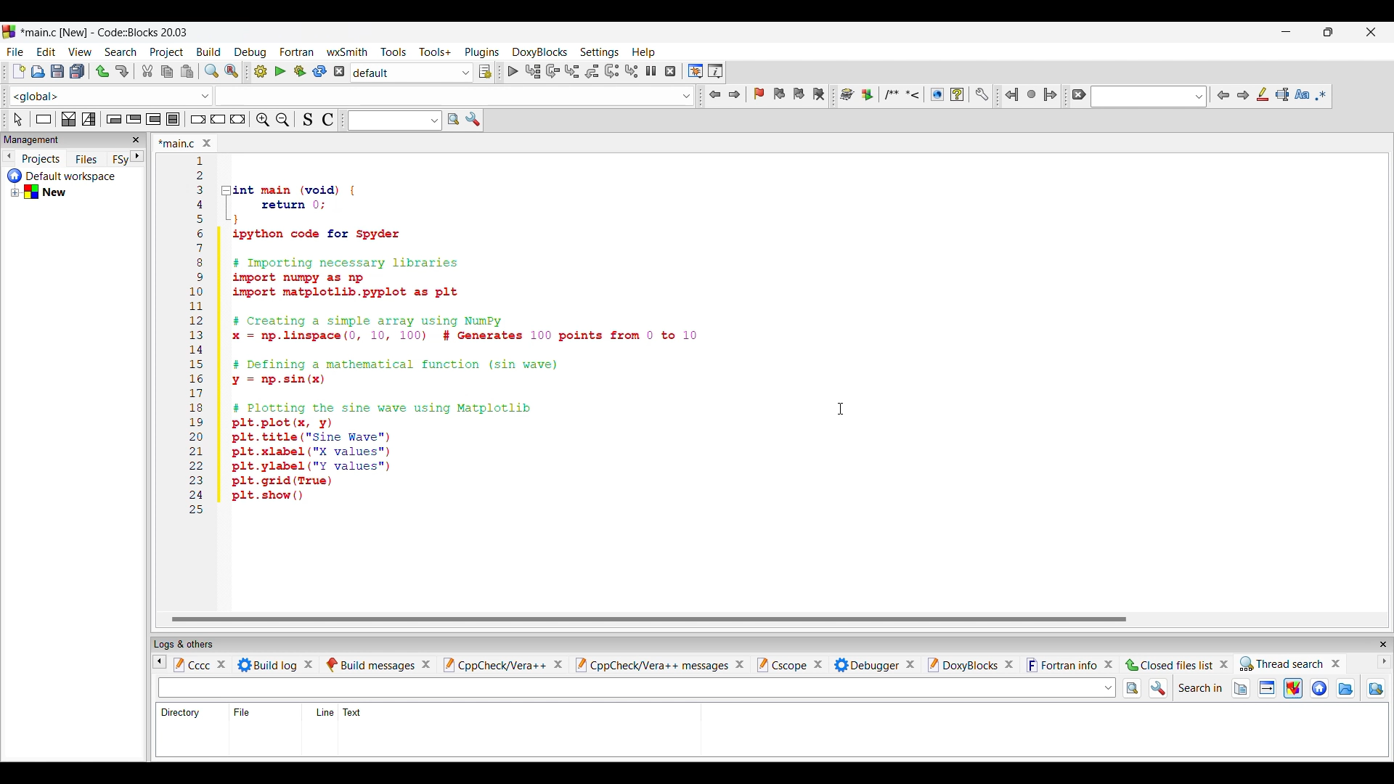  Describe the element at coordinates (237, 70) in the screenshot. I see `replace` at that location.